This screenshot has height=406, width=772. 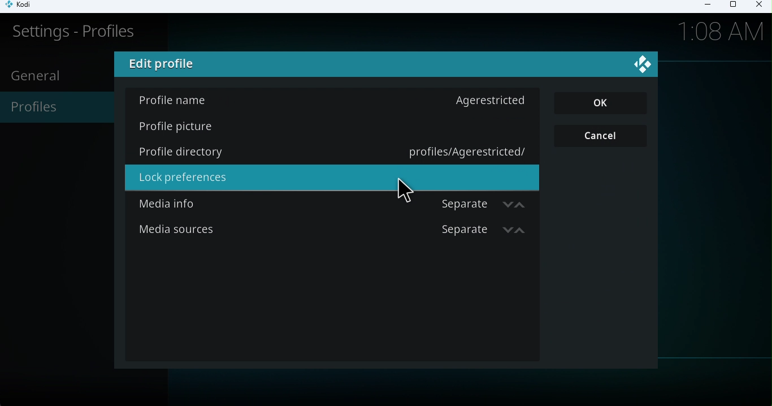 What do you see at coordinates (333, 232) in the screenshot?
I see `Media sources` at bounding box center [333, 232].